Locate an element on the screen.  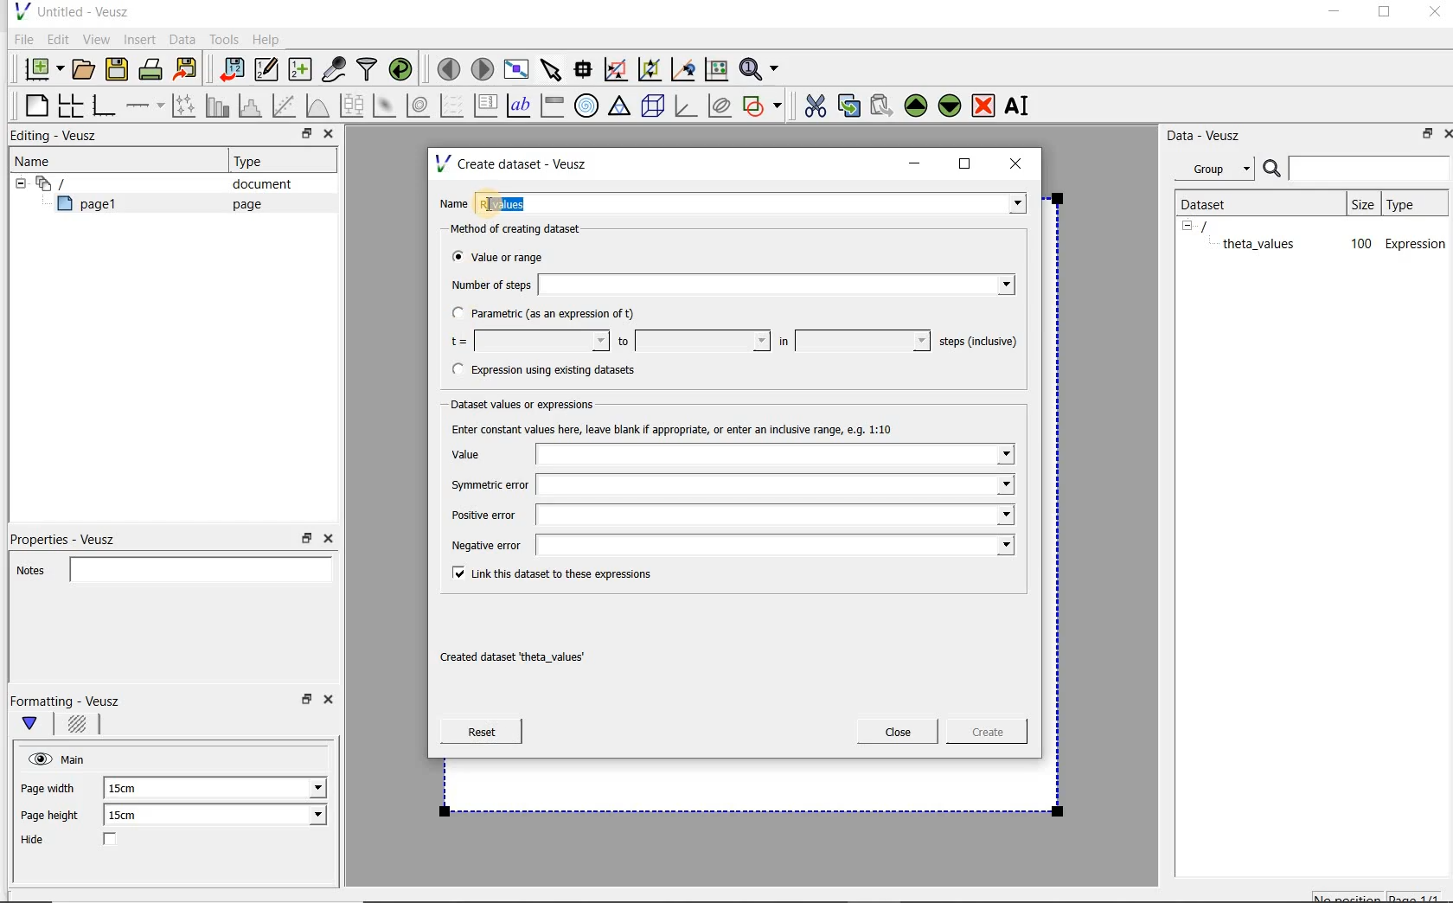
plot a 2d dataset as an image is located at coordinates (387, 106).